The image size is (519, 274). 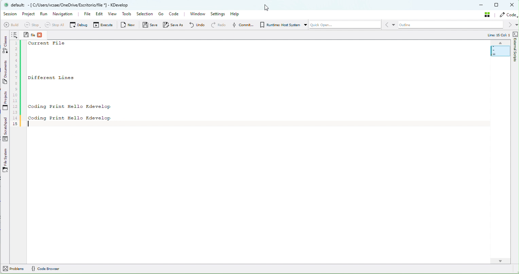 What do you see at coordinates (60, 77) in the screenshot?
I see `Different Lines` at bounding box center [60, 77].